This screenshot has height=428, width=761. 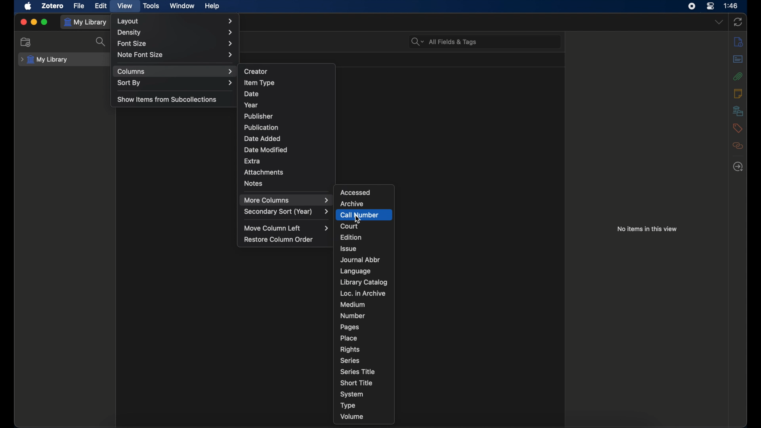 What do you see at coordinates (350, 237) in the screenshot?
I see `edition` at bounding box center [350, 237].